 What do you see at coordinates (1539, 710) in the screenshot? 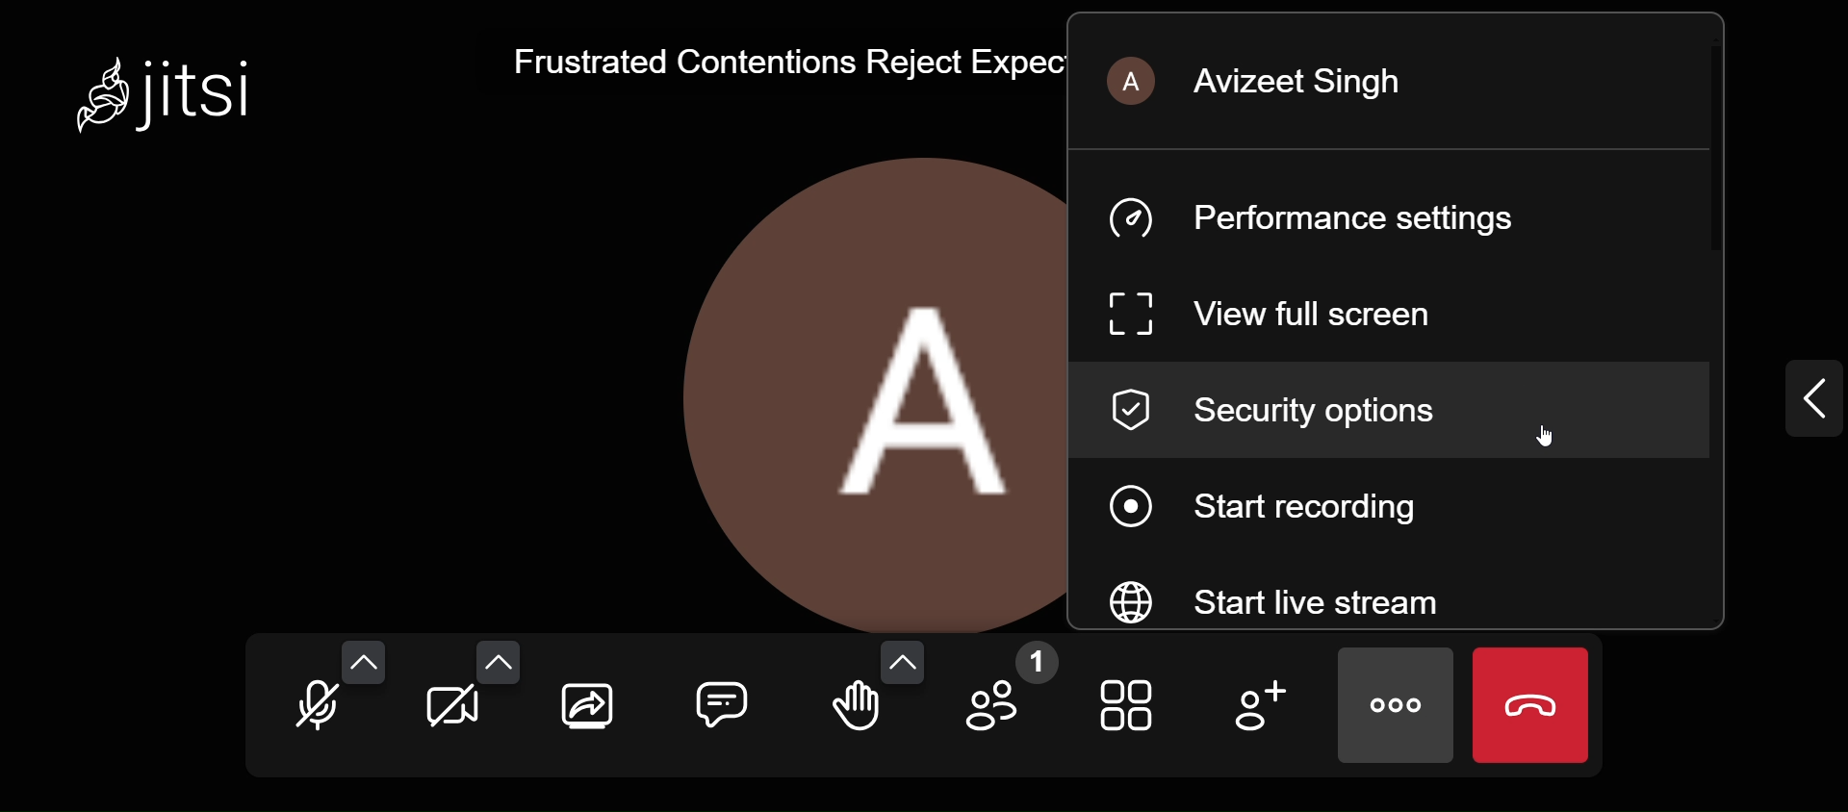
I see `end call` at bounding box center [1539, 710].